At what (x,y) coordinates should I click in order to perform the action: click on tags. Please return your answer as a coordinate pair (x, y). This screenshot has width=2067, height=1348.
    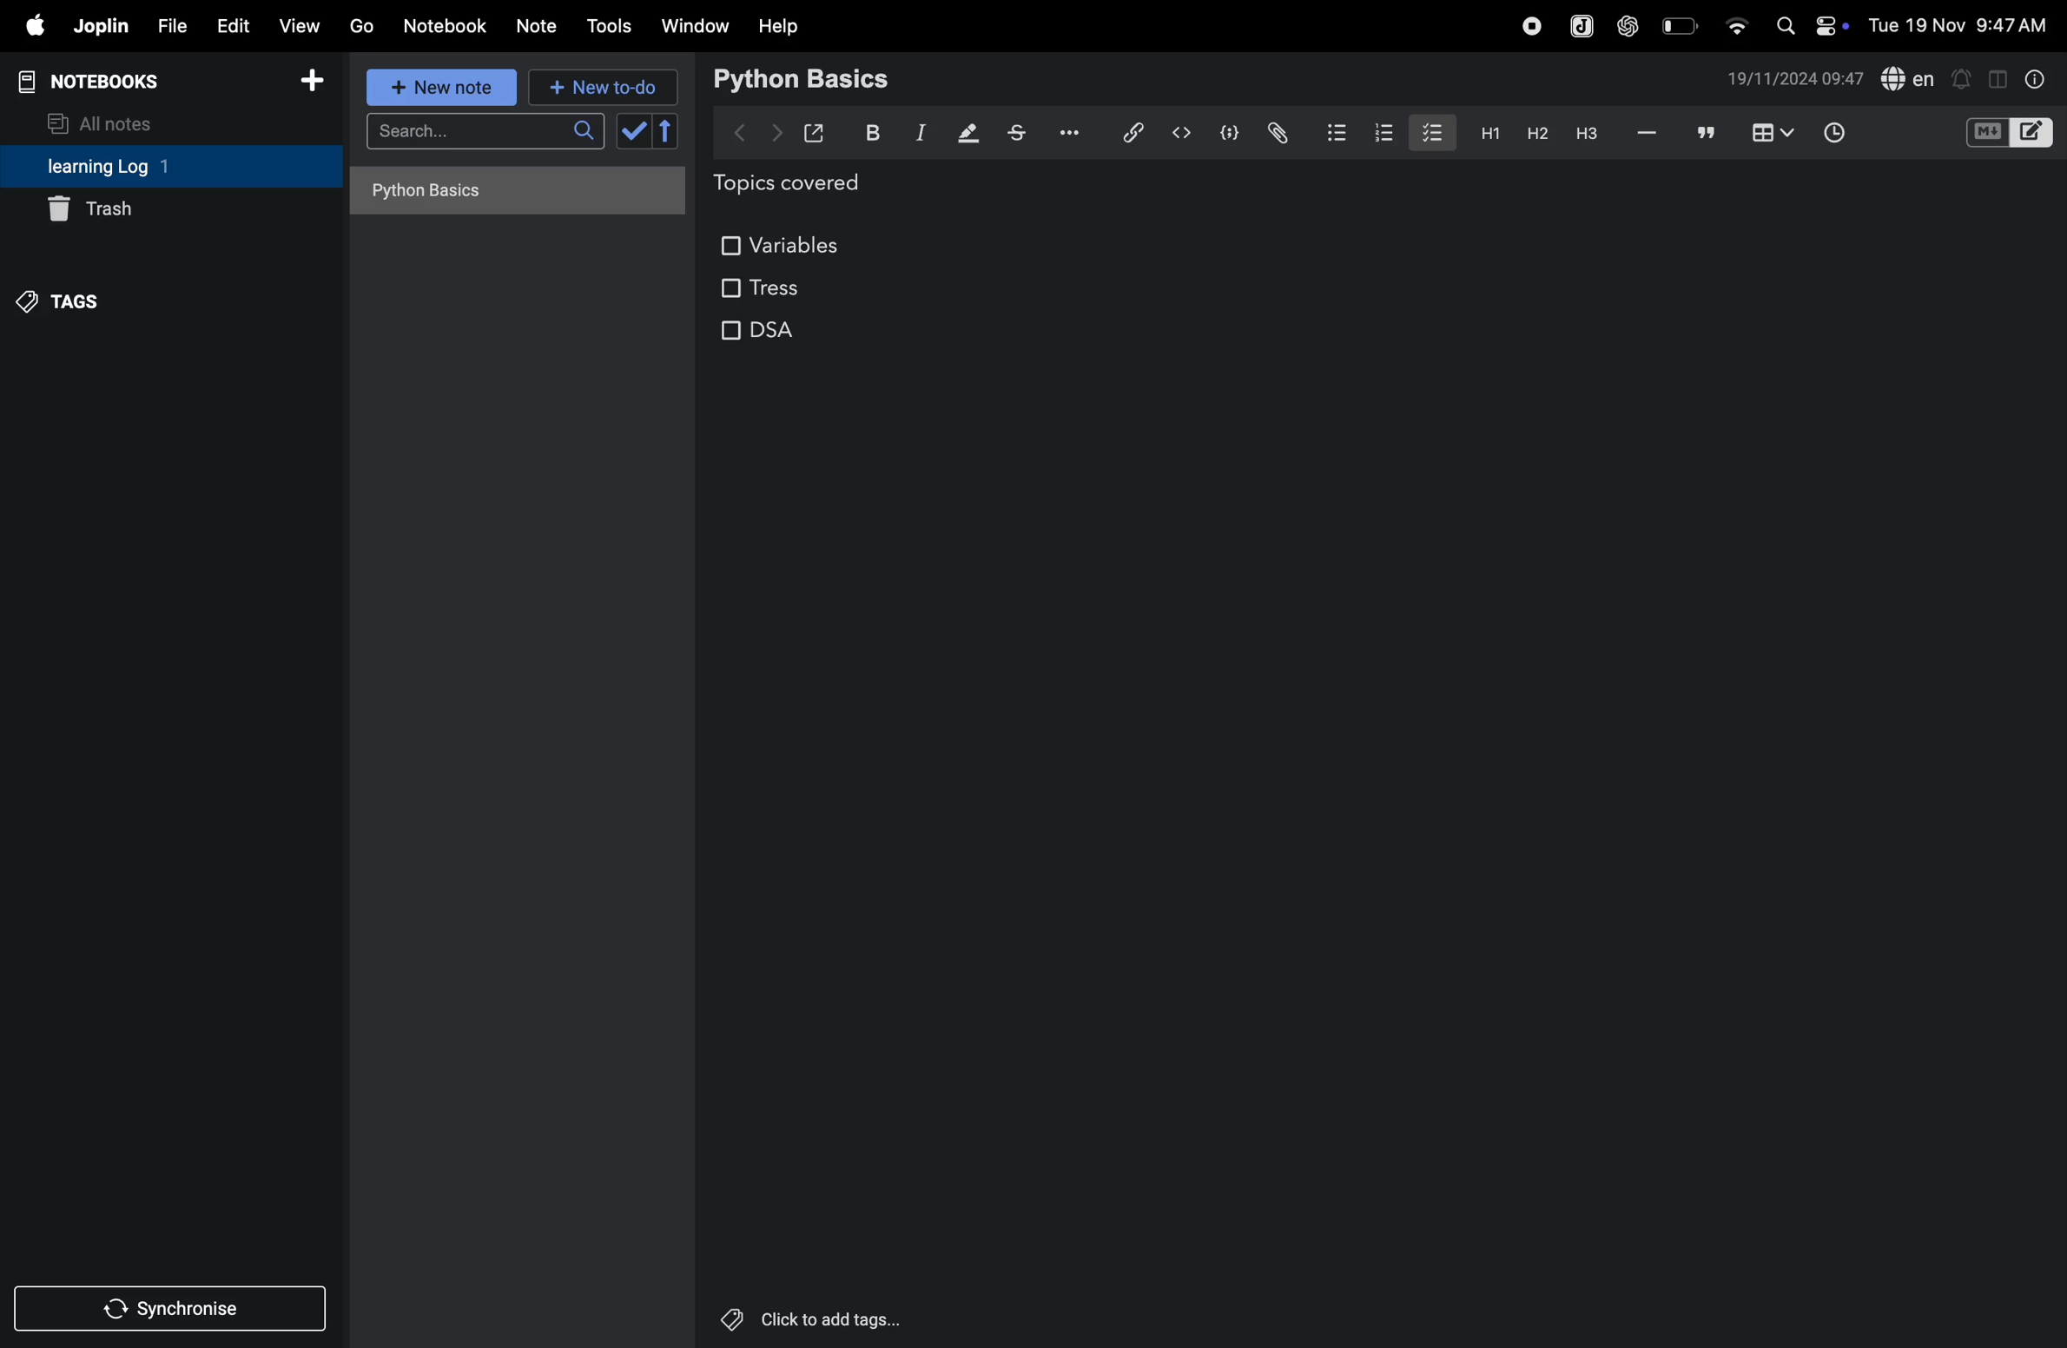
    Looking at the image, I should click on (63, 299).